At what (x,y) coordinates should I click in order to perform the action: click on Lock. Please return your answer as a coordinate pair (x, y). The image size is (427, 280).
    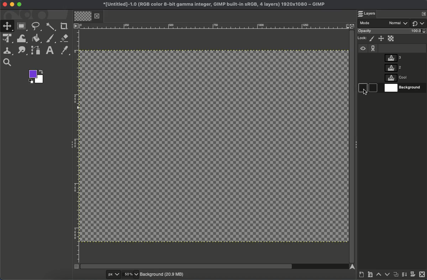
    Looking at the image, I should click on (363, 37).